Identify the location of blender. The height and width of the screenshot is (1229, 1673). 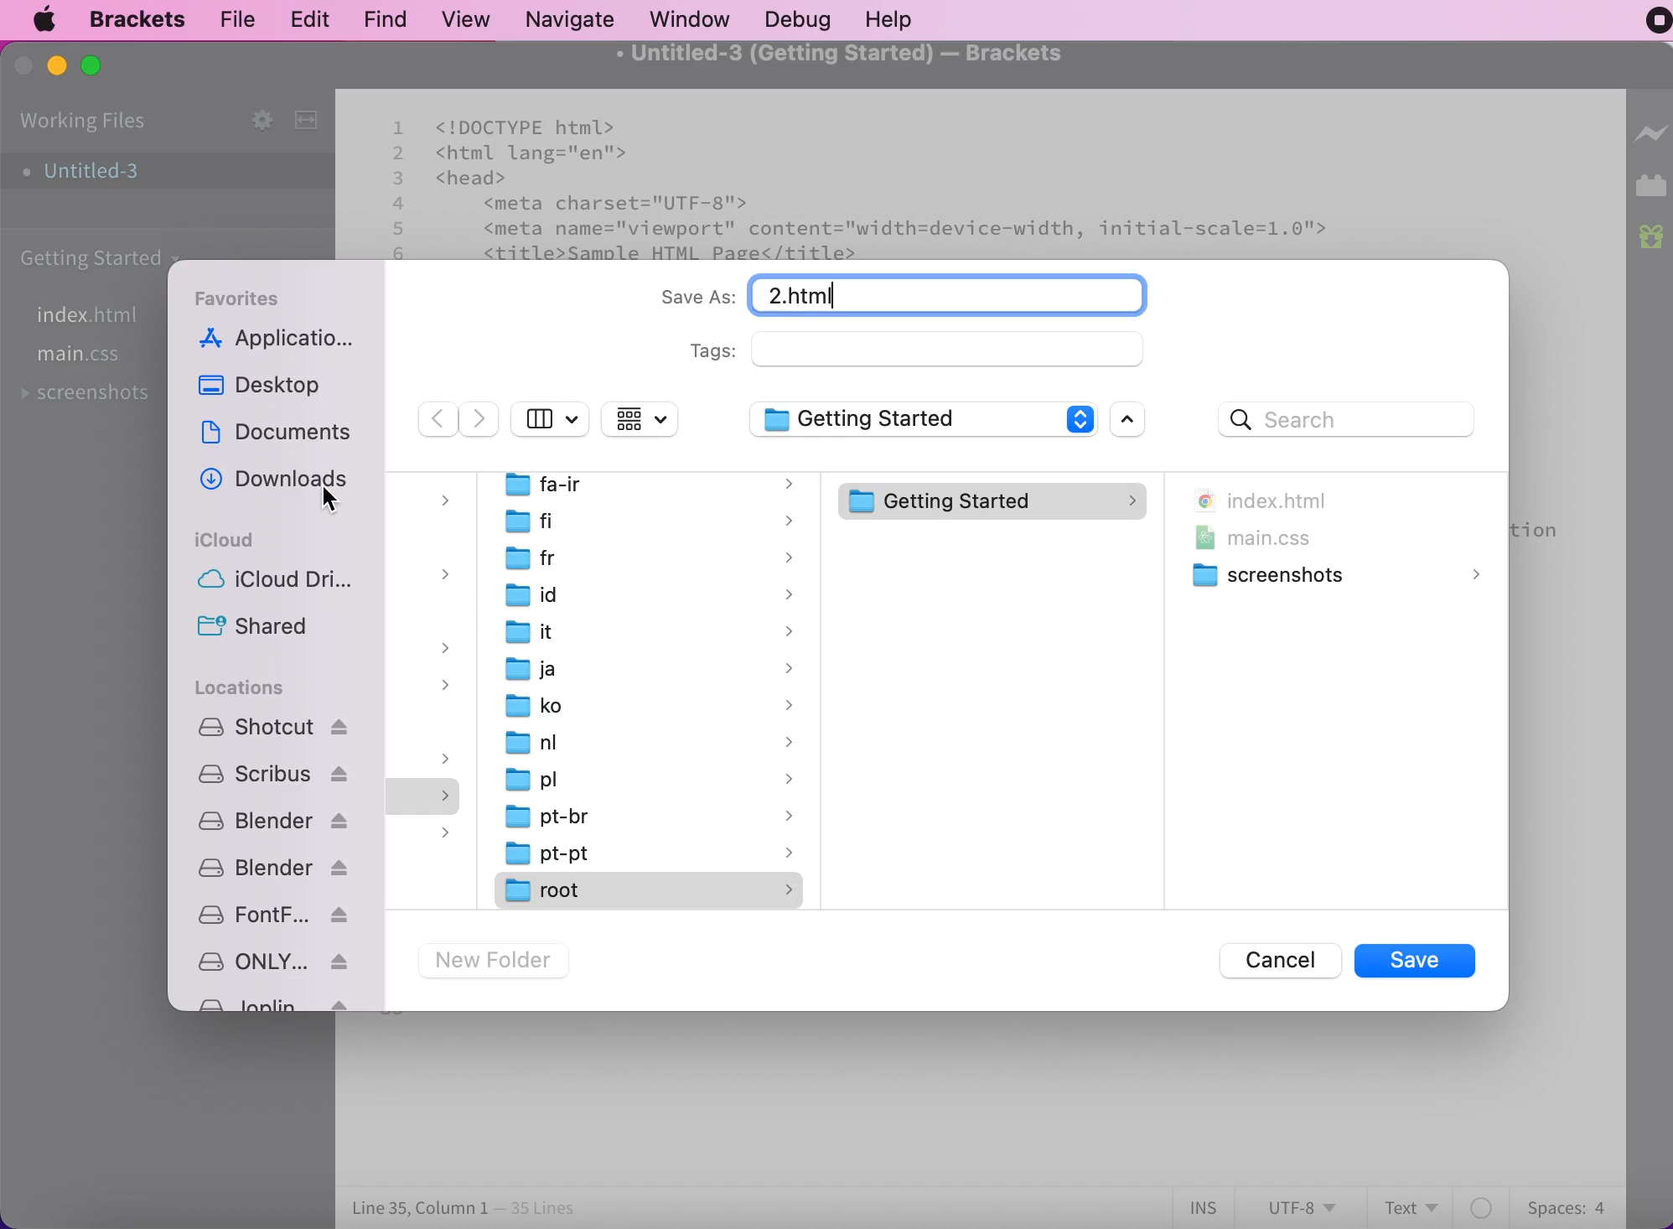
(272, 821).